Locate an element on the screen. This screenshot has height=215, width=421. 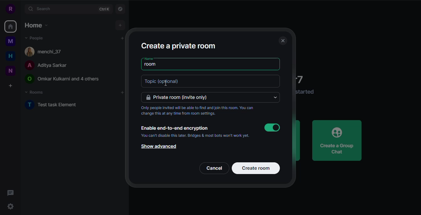
room is located at coordinates (152, 65).